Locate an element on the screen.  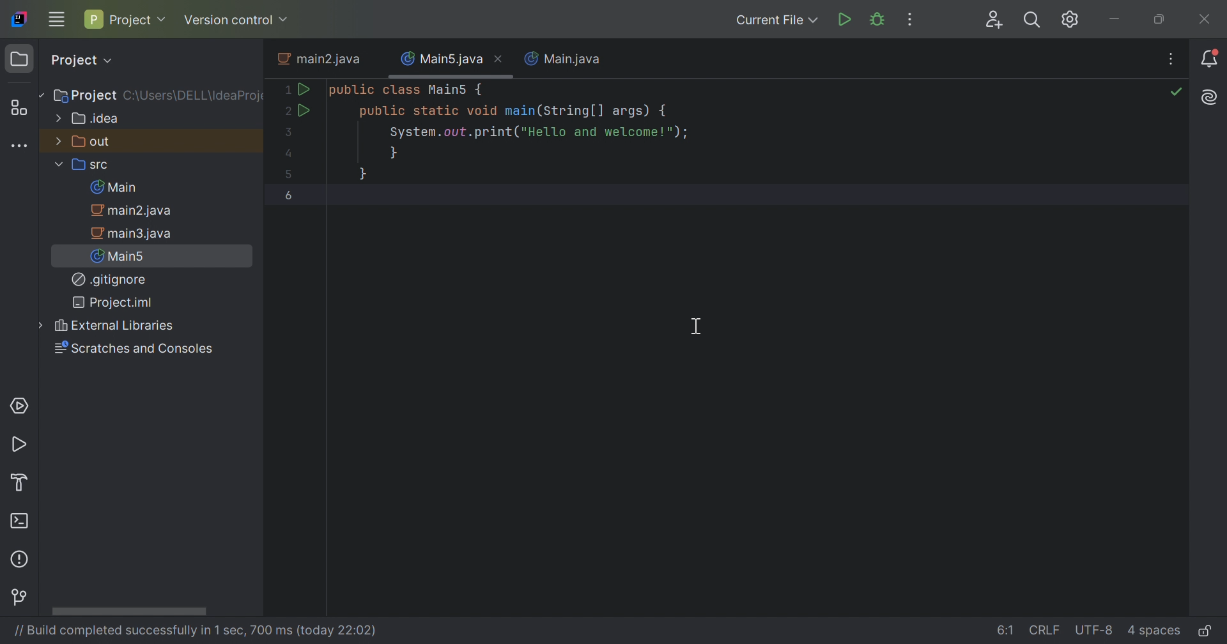
System.out.print("Hello and welcome"); is located at coordinates (537, 134).